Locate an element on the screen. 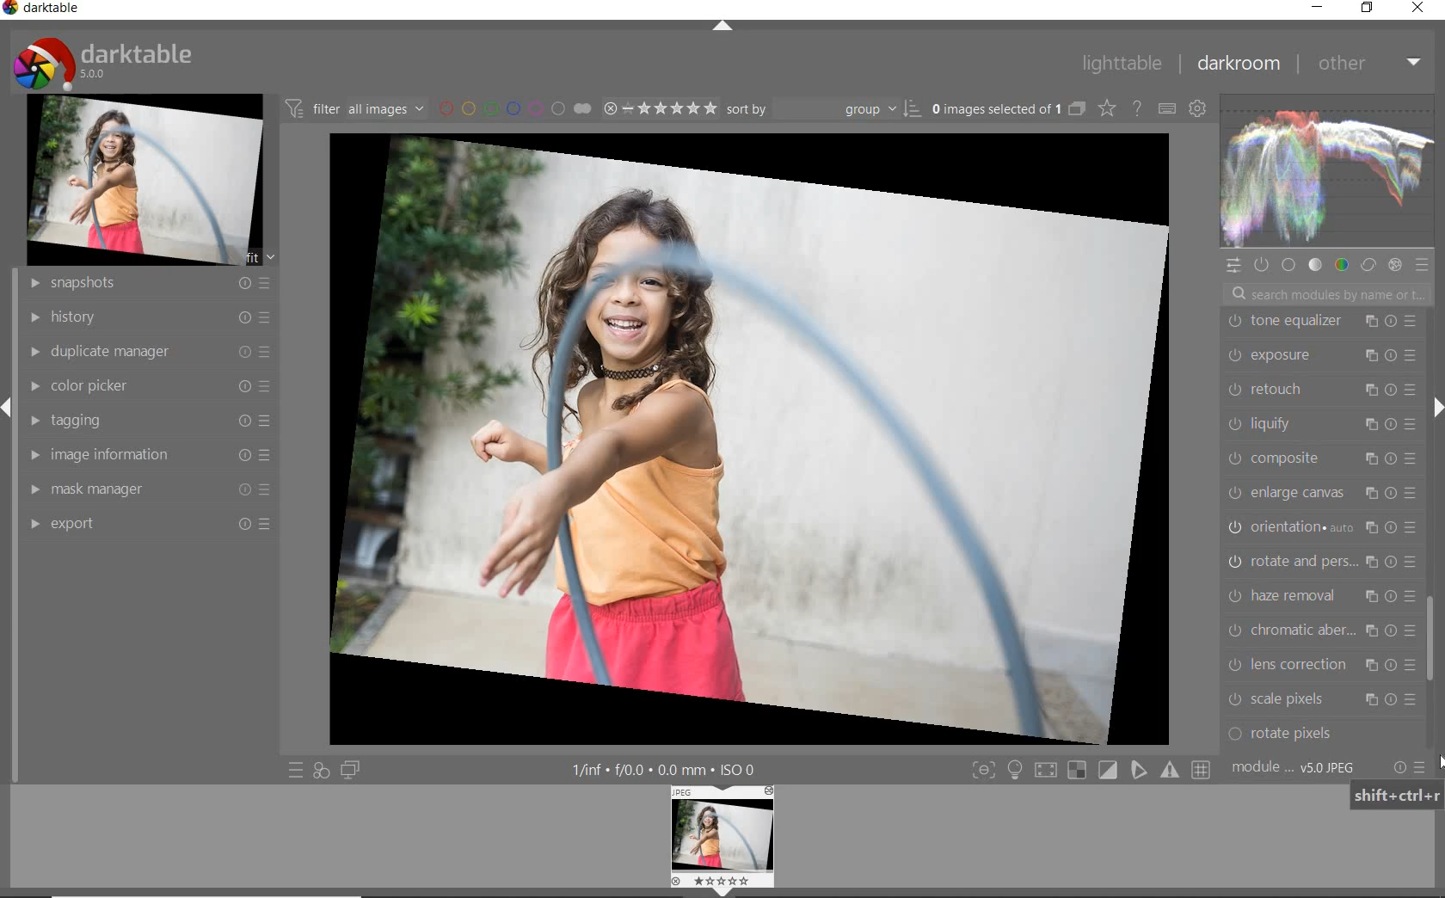  composite is located at coordinates (1322, 458).